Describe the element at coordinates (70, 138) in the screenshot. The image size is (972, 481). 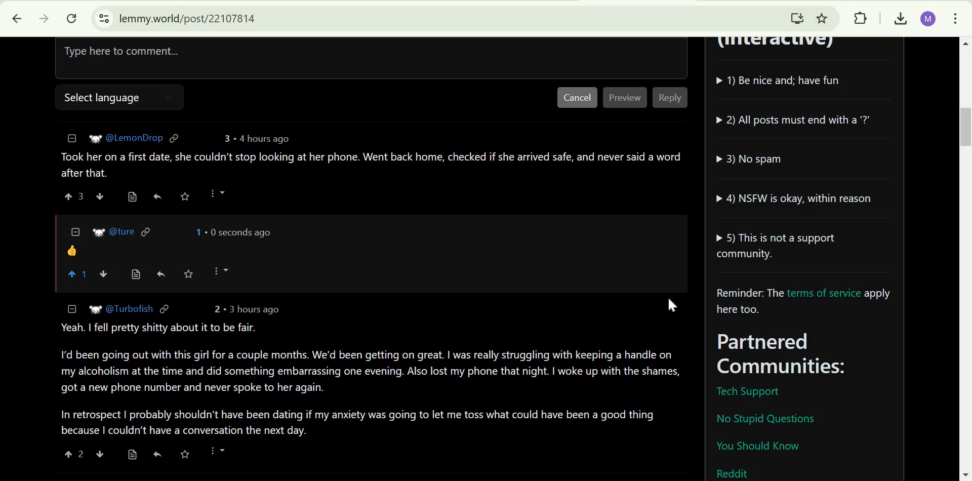
I see `collapse` at that location.